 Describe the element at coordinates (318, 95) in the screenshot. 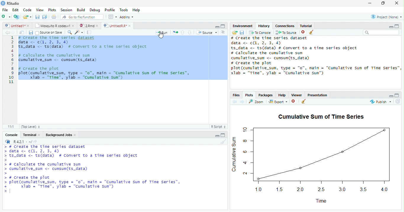

I see `Presentation` at that location.